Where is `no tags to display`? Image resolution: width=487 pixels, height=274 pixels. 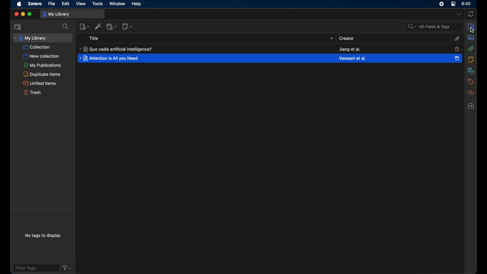
no tags to display is located at coordinates (43, 235).